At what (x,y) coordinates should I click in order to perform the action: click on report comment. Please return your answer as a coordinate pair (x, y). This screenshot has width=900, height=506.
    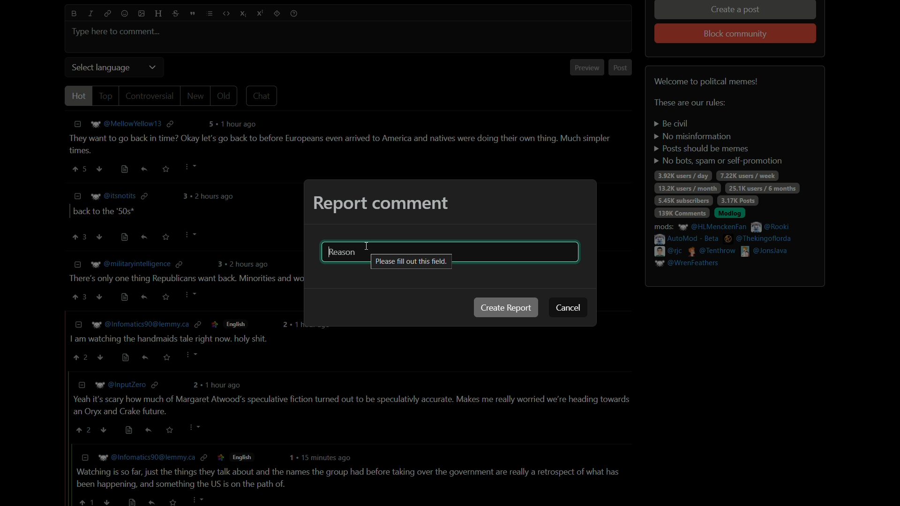
    Looking at the image, I should click on (383, 203).